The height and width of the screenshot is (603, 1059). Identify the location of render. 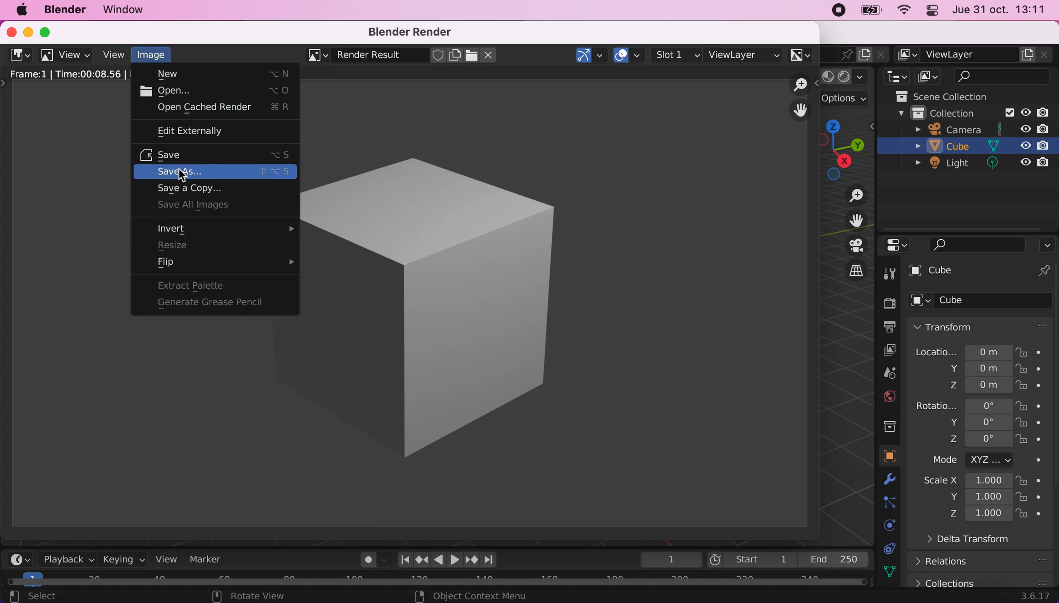
(889, 304).